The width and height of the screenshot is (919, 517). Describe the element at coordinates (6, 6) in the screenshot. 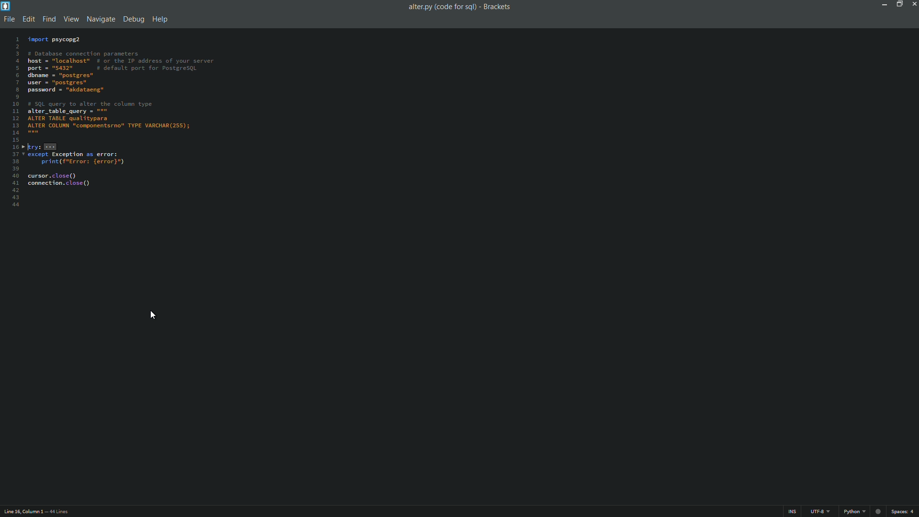

I see `app icon` at that location.